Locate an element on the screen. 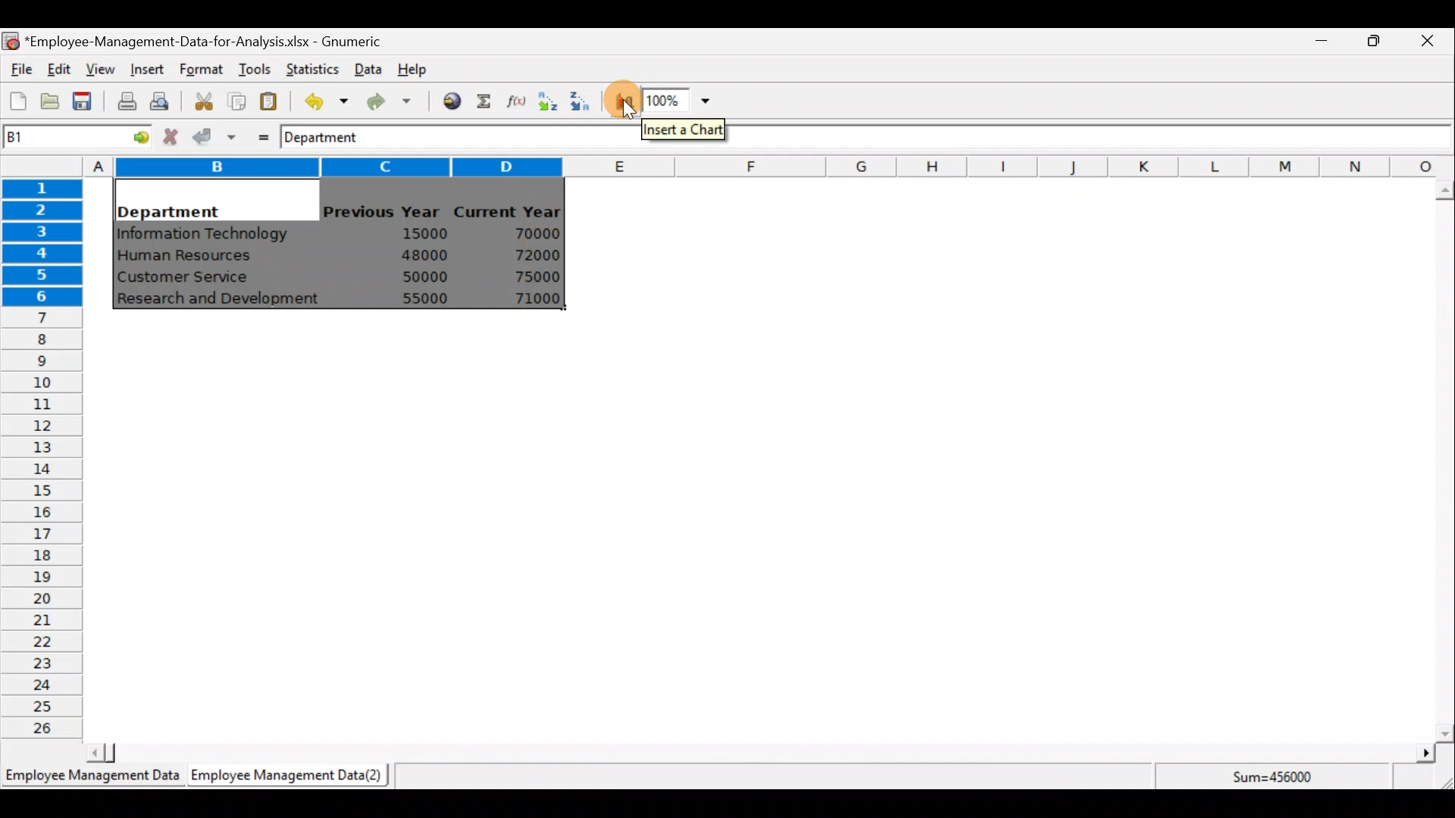 Image resolution: width=1455 pixels, height=818 pixels. Copy the selection is located at coordinates (236, 98).